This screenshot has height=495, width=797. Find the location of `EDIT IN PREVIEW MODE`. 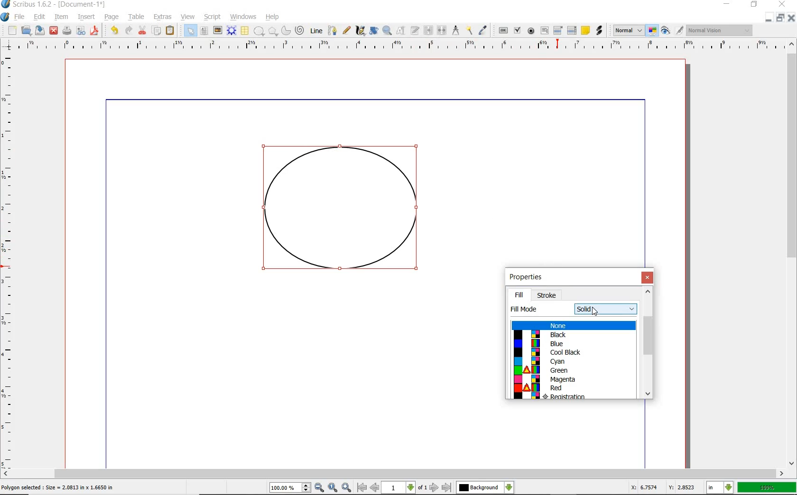

EDIT IN PREVIEW MODE is located at coordinates (679, 30).